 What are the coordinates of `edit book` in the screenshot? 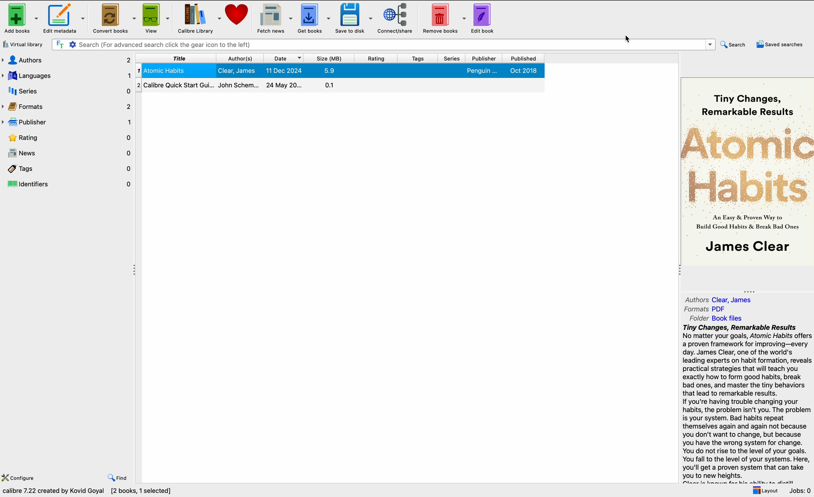 It's located at (483, 19).